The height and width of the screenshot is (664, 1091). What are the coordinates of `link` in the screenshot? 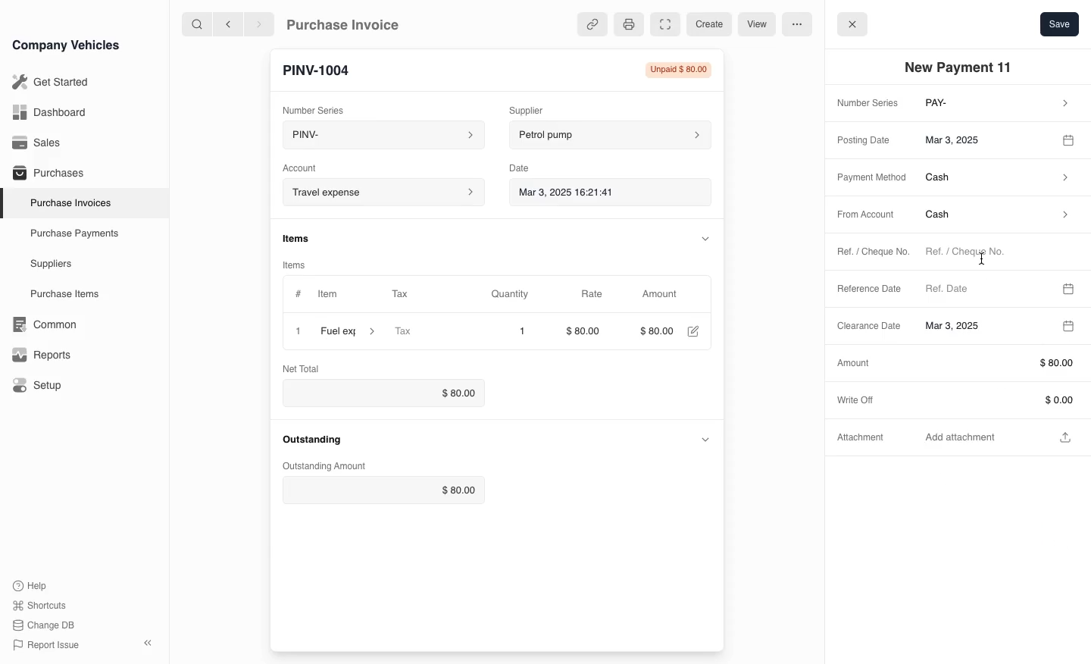 It's located at (589, 24).